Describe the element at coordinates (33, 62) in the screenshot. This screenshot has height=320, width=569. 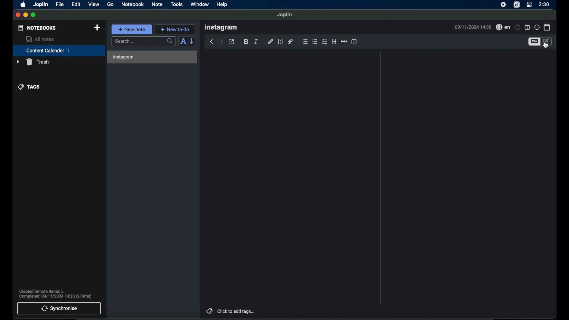
I see `trash` at that location.